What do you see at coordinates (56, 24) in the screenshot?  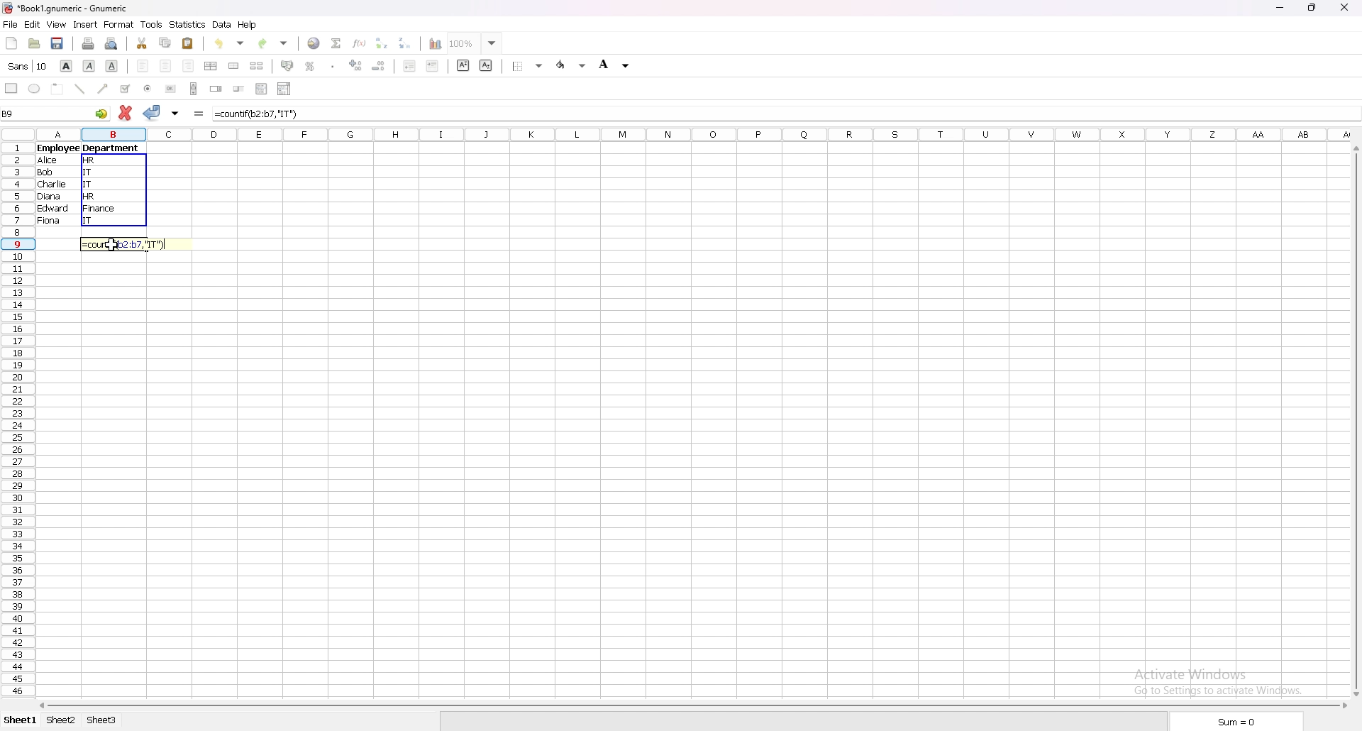 I see `view` at bounding box center [56, 24].